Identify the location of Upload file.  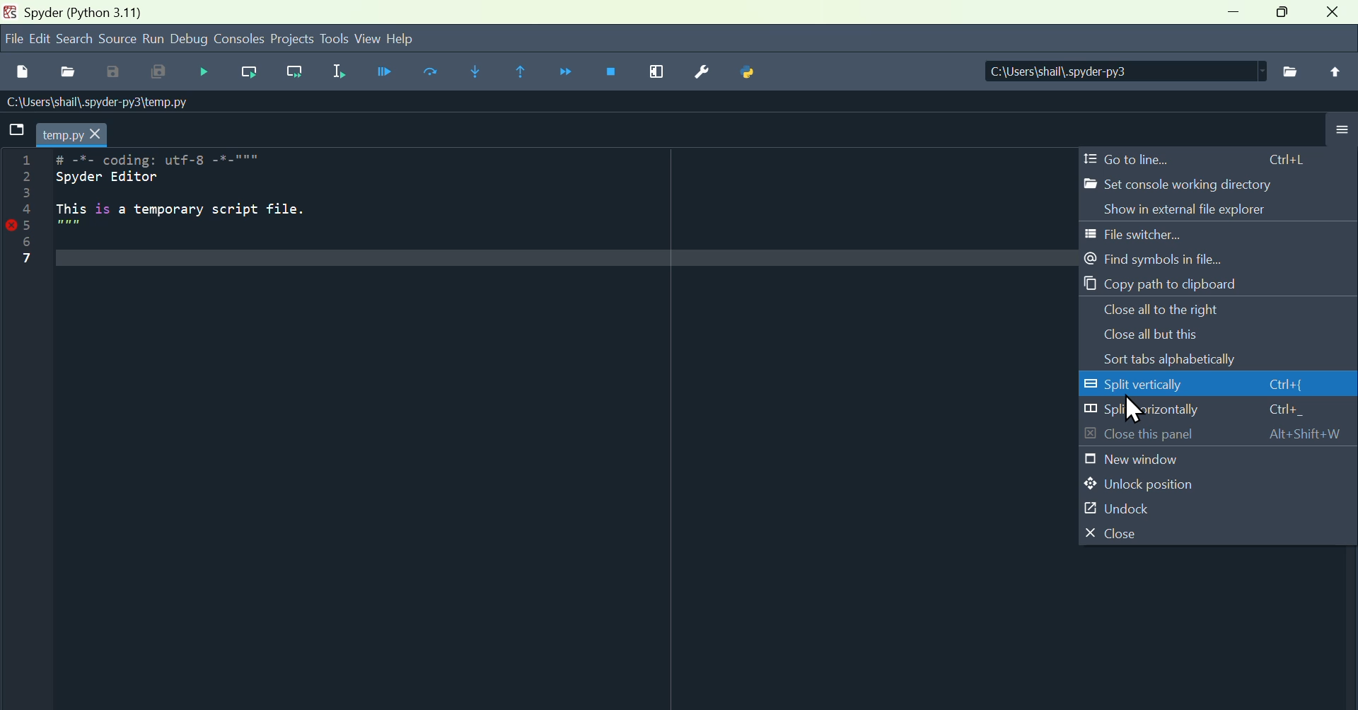
(1333, 75).